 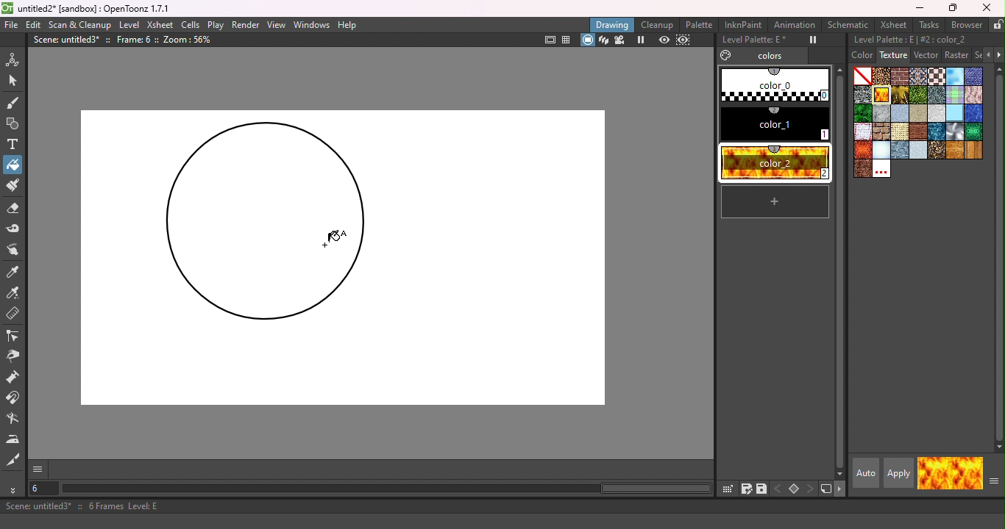 I want to click on papercrump.bmp, so click(x=937, y=112).